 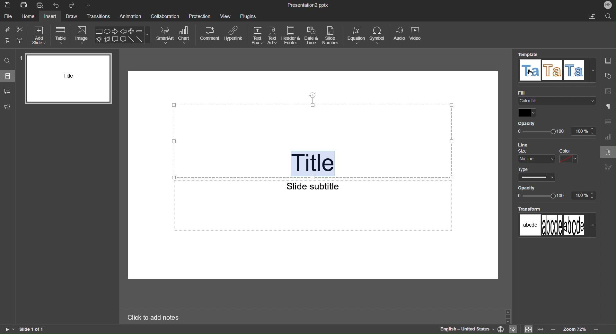 I want to click on Type, so click(x=535, y=173).